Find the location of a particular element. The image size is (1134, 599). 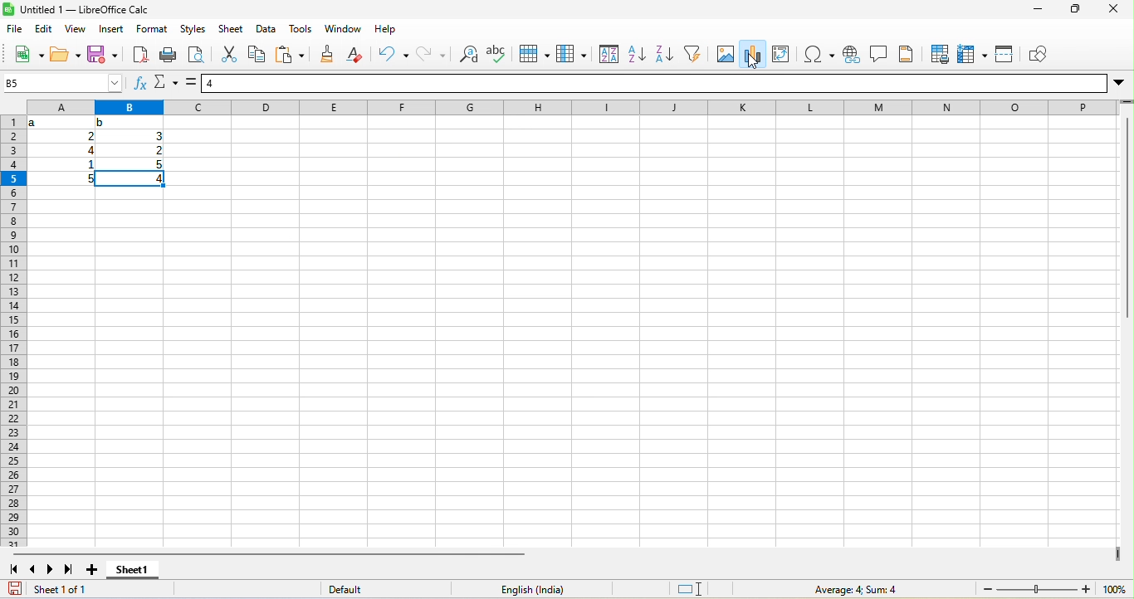

hyperlink is located at coordinates (851, 55).